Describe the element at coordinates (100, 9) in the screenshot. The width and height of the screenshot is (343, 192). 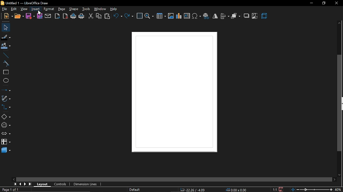
I see `window` at that location.